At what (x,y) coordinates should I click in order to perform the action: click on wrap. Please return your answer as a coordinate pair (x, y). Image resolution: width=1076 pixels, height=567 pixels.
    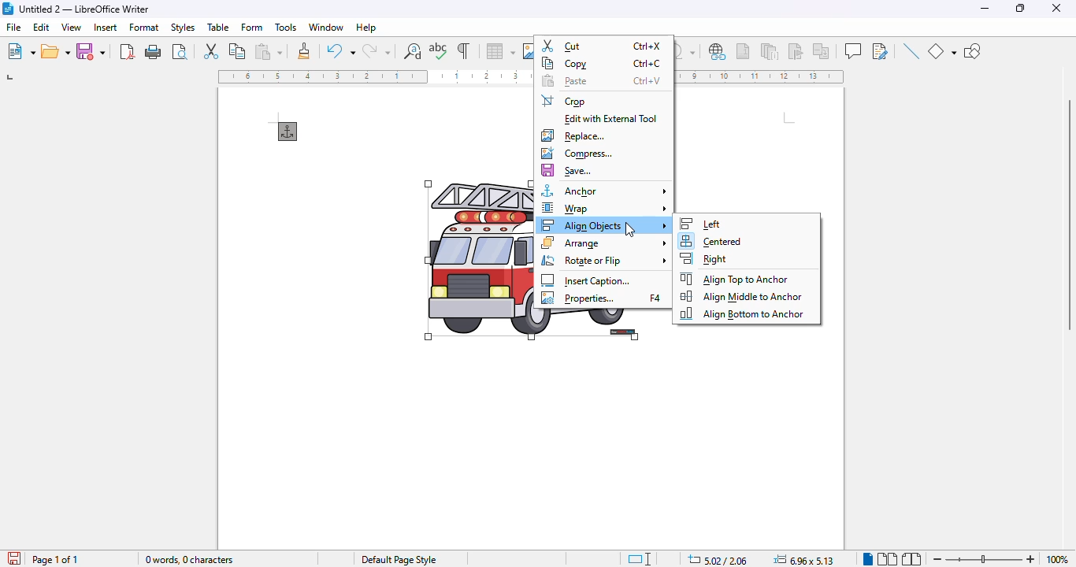
    Looking at the image, I should click on (604, 208).